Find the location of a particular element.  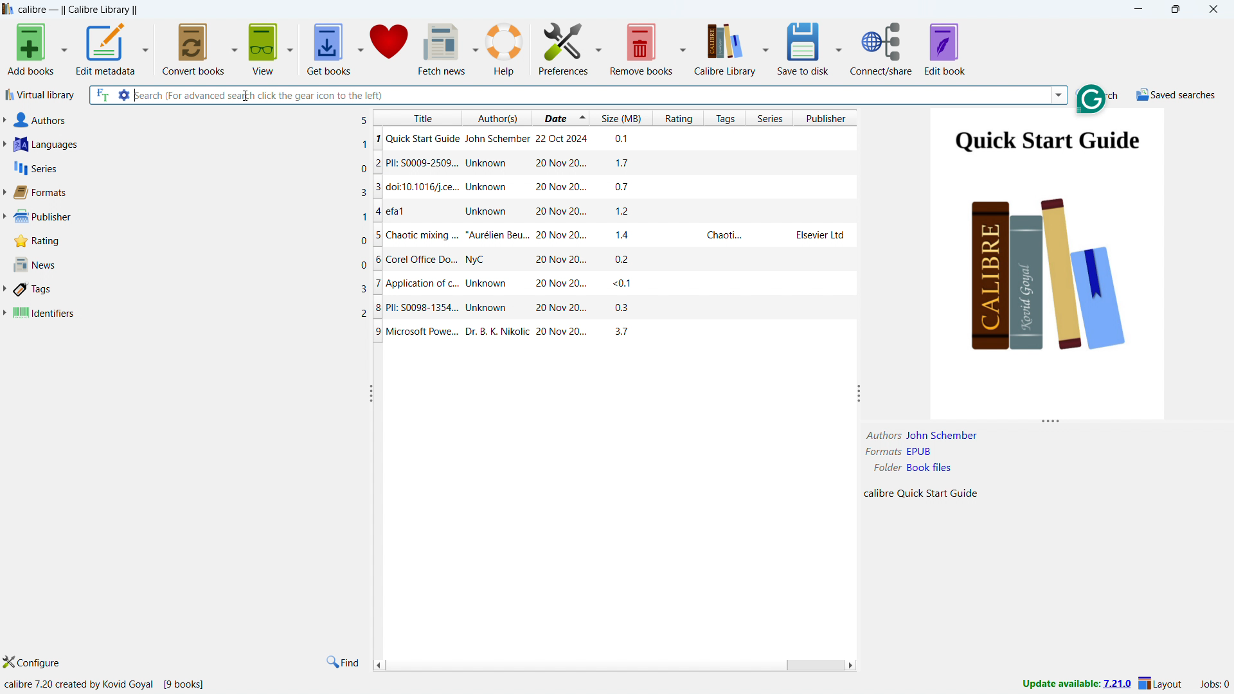

Folder is located at coordinates (879, 470).